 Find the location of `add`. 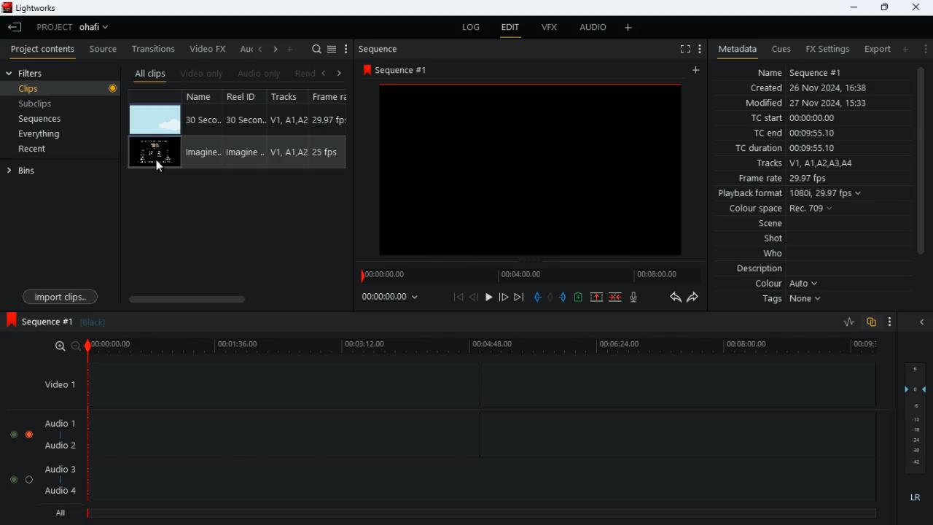

add is located at coordinates (629, 28).